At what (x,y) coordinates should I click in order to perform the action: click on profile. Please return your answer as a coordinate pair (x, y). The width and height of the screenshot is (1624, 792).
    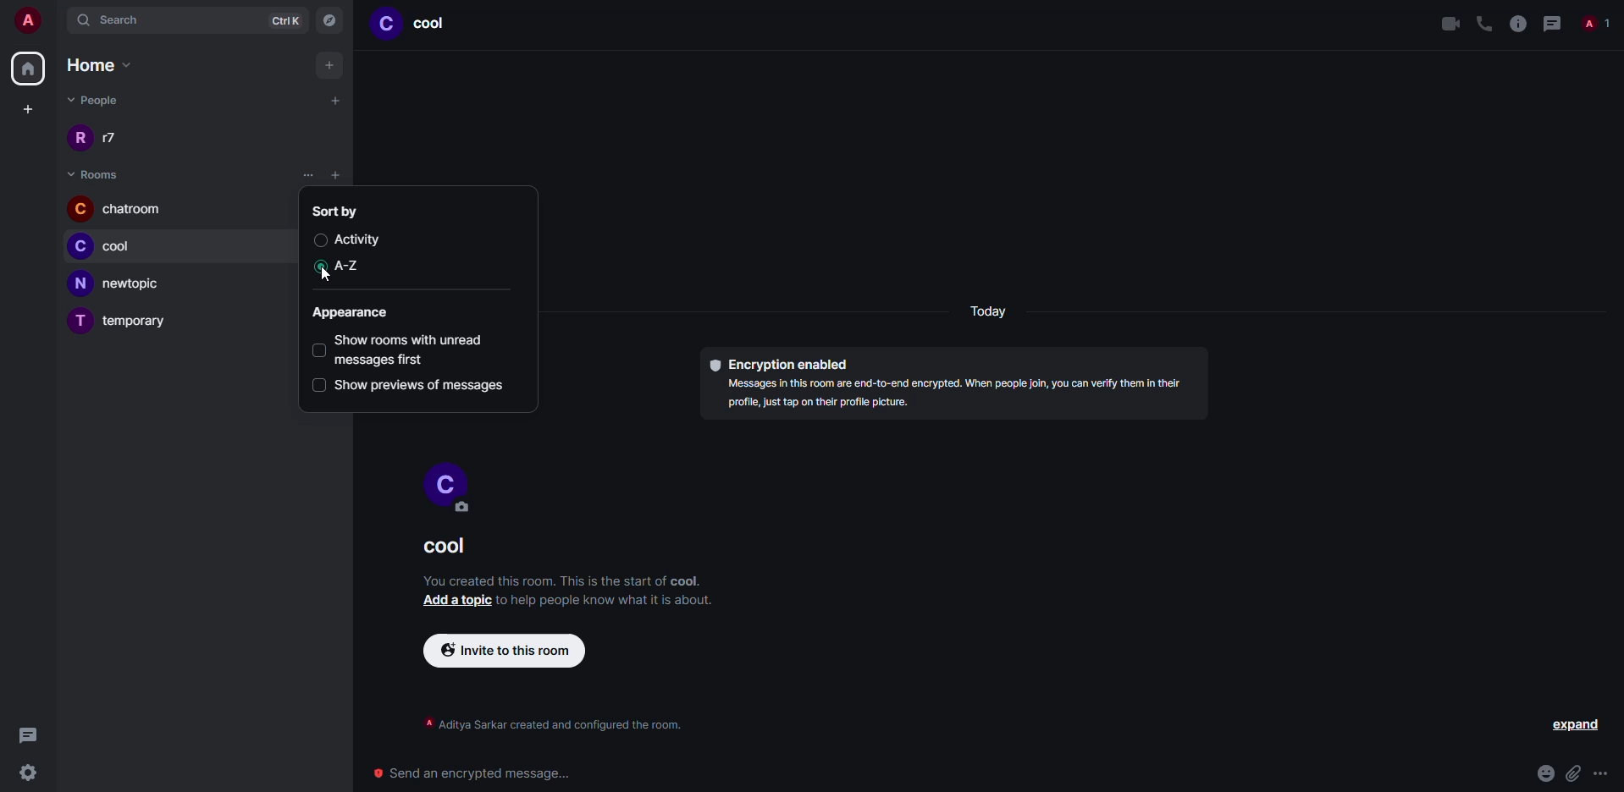
    Looking at the image, I should click on (80, 283).